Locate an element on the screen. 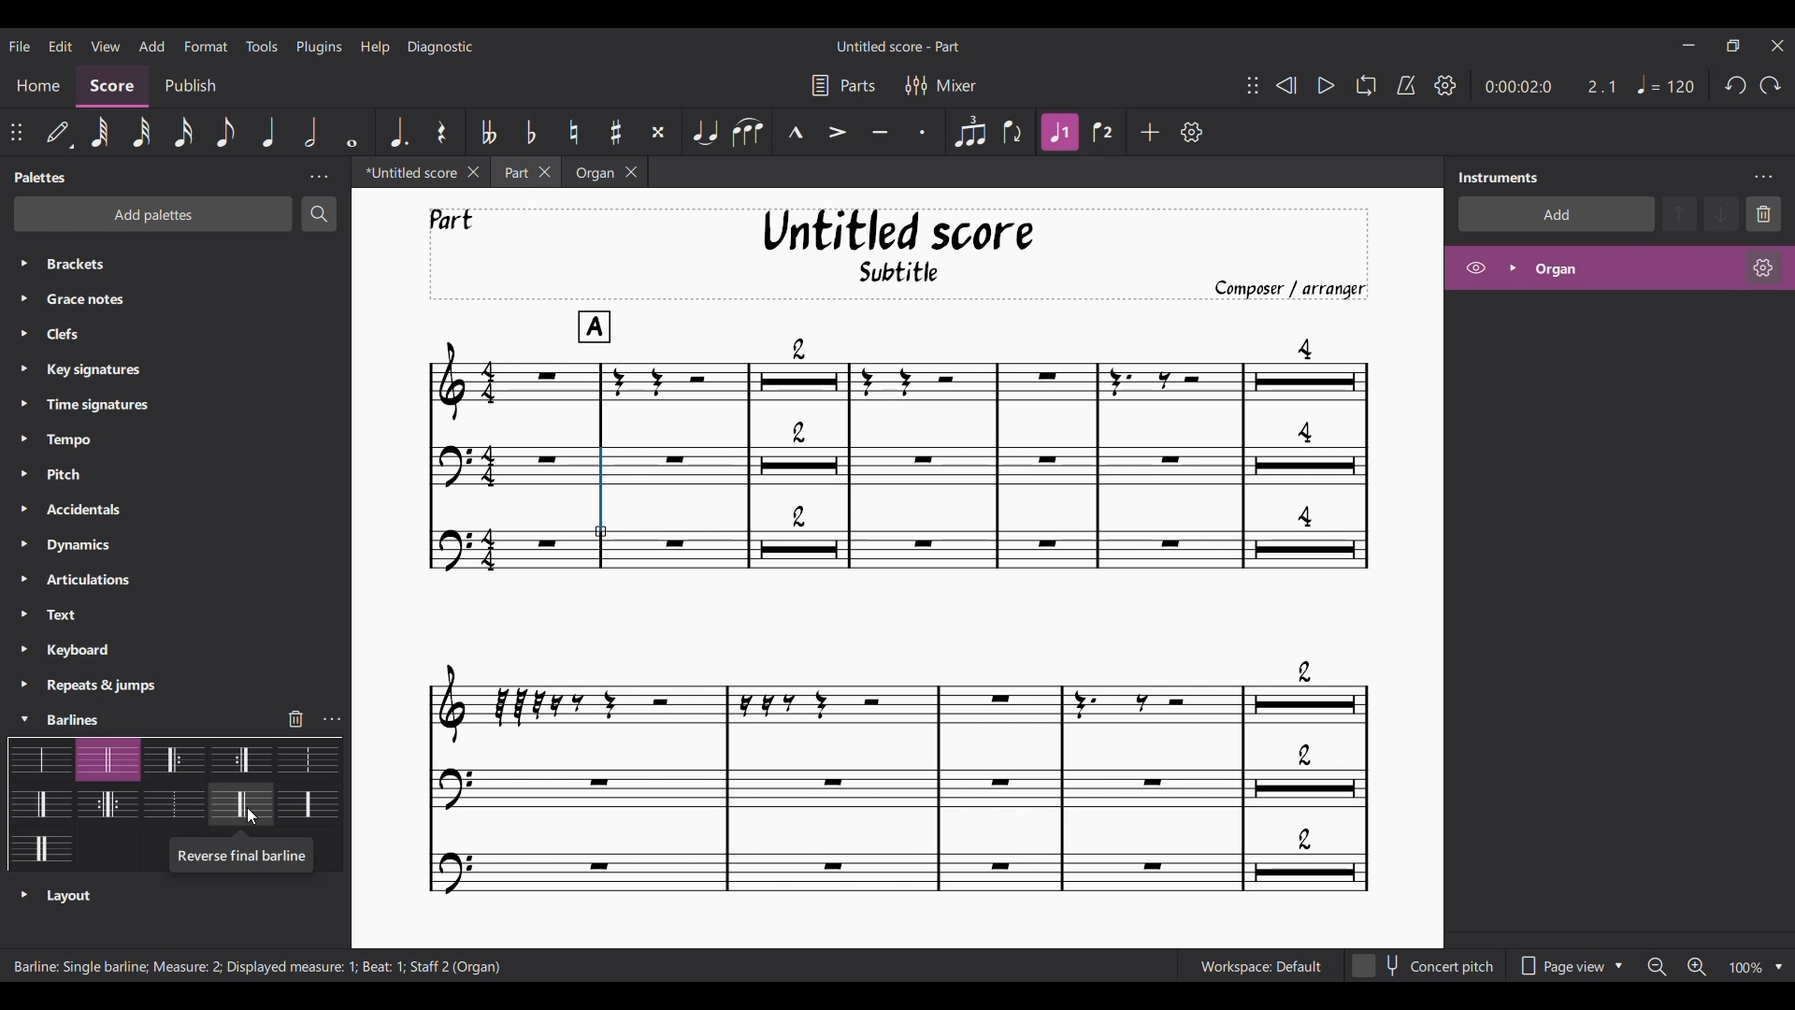  Toggle for concert pitch is located at coordinates (1425, 967).